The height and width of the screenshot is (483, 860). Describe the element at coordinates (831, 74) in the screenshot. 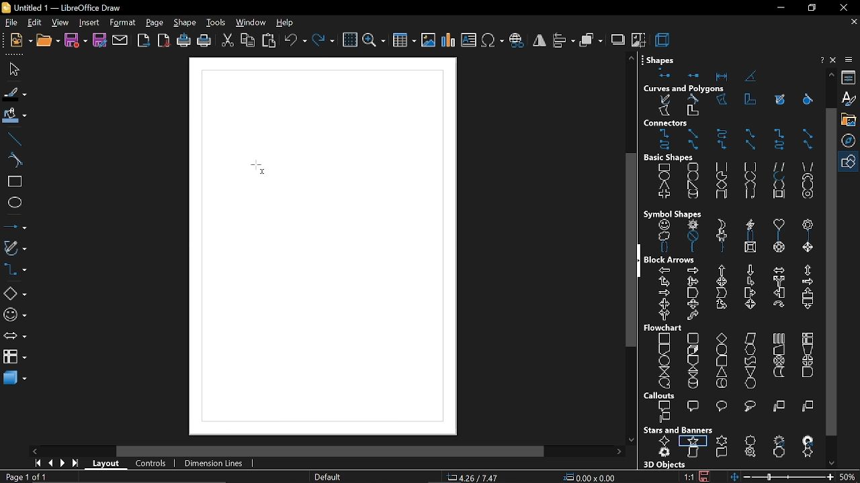

I see `move up` at that location.